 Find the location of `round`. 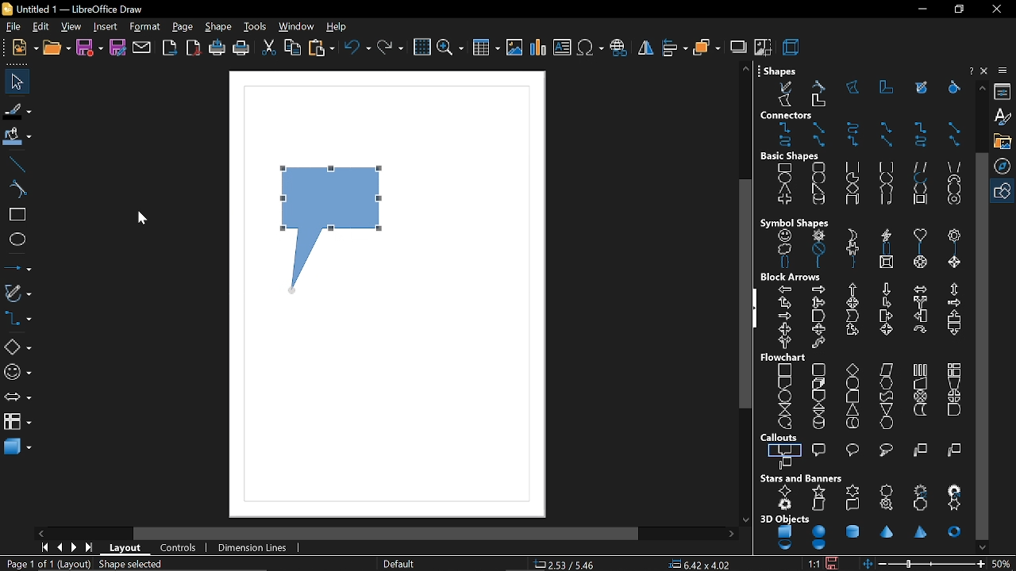

round is located at coordinates (854, 449).